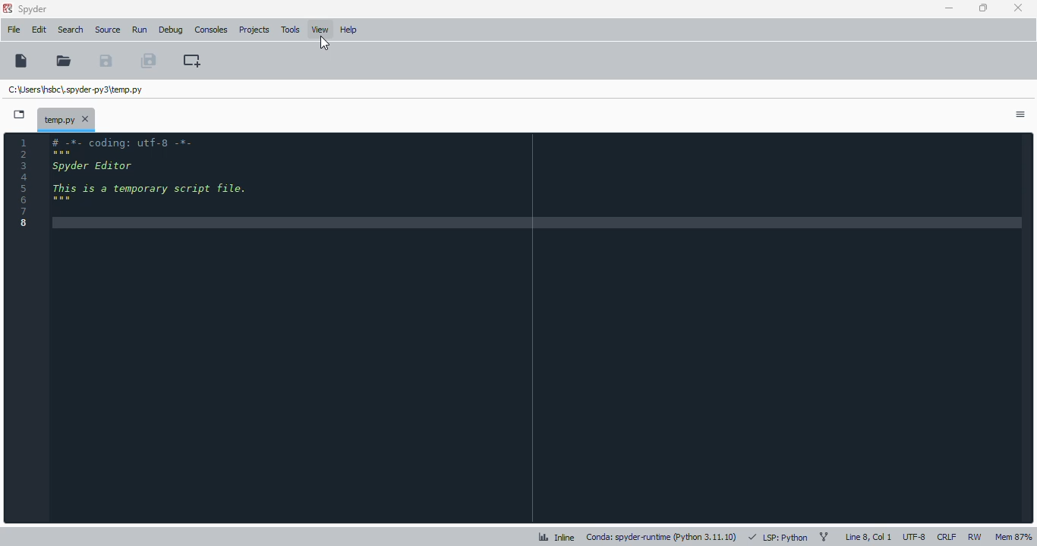 The height and width of the screenshot is (546, 1037). I want to click on options, so click(1020, 115).